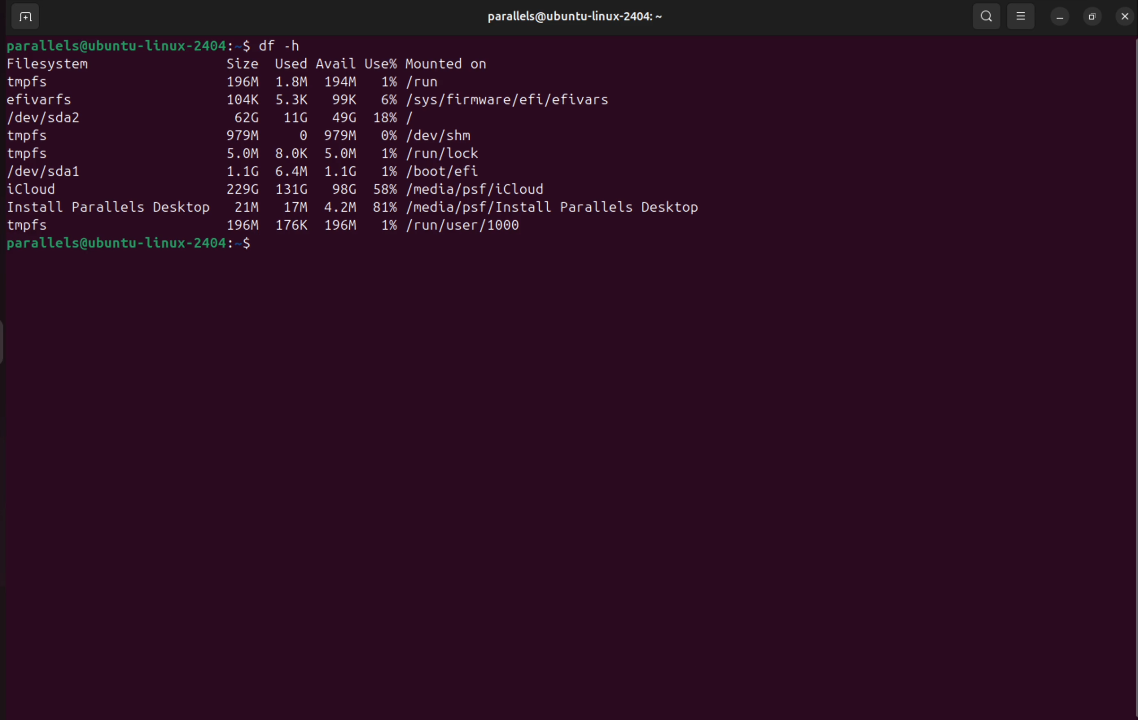 The height and width of the screenshot is (720, 1138). I want to click on 1.8M, so click(293, 82).